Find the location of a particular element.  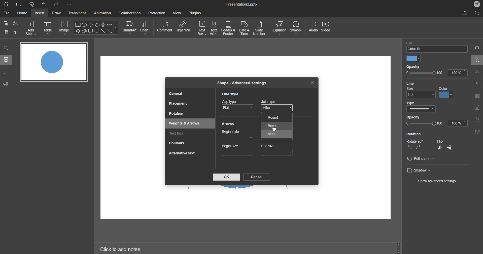

Image is located at coordinates (65, 28).